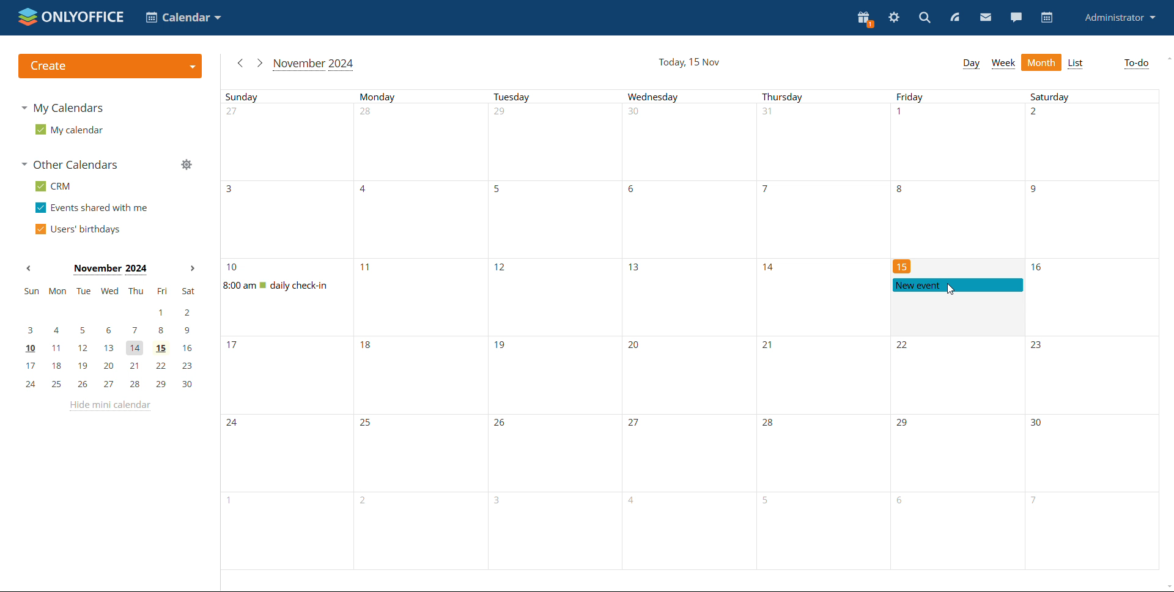 The height and width of the screenshot is (592, 1174). What do you see at coordinates (191, 268) in the screenshot?
I see `next month` at bounding box center [191, 268].